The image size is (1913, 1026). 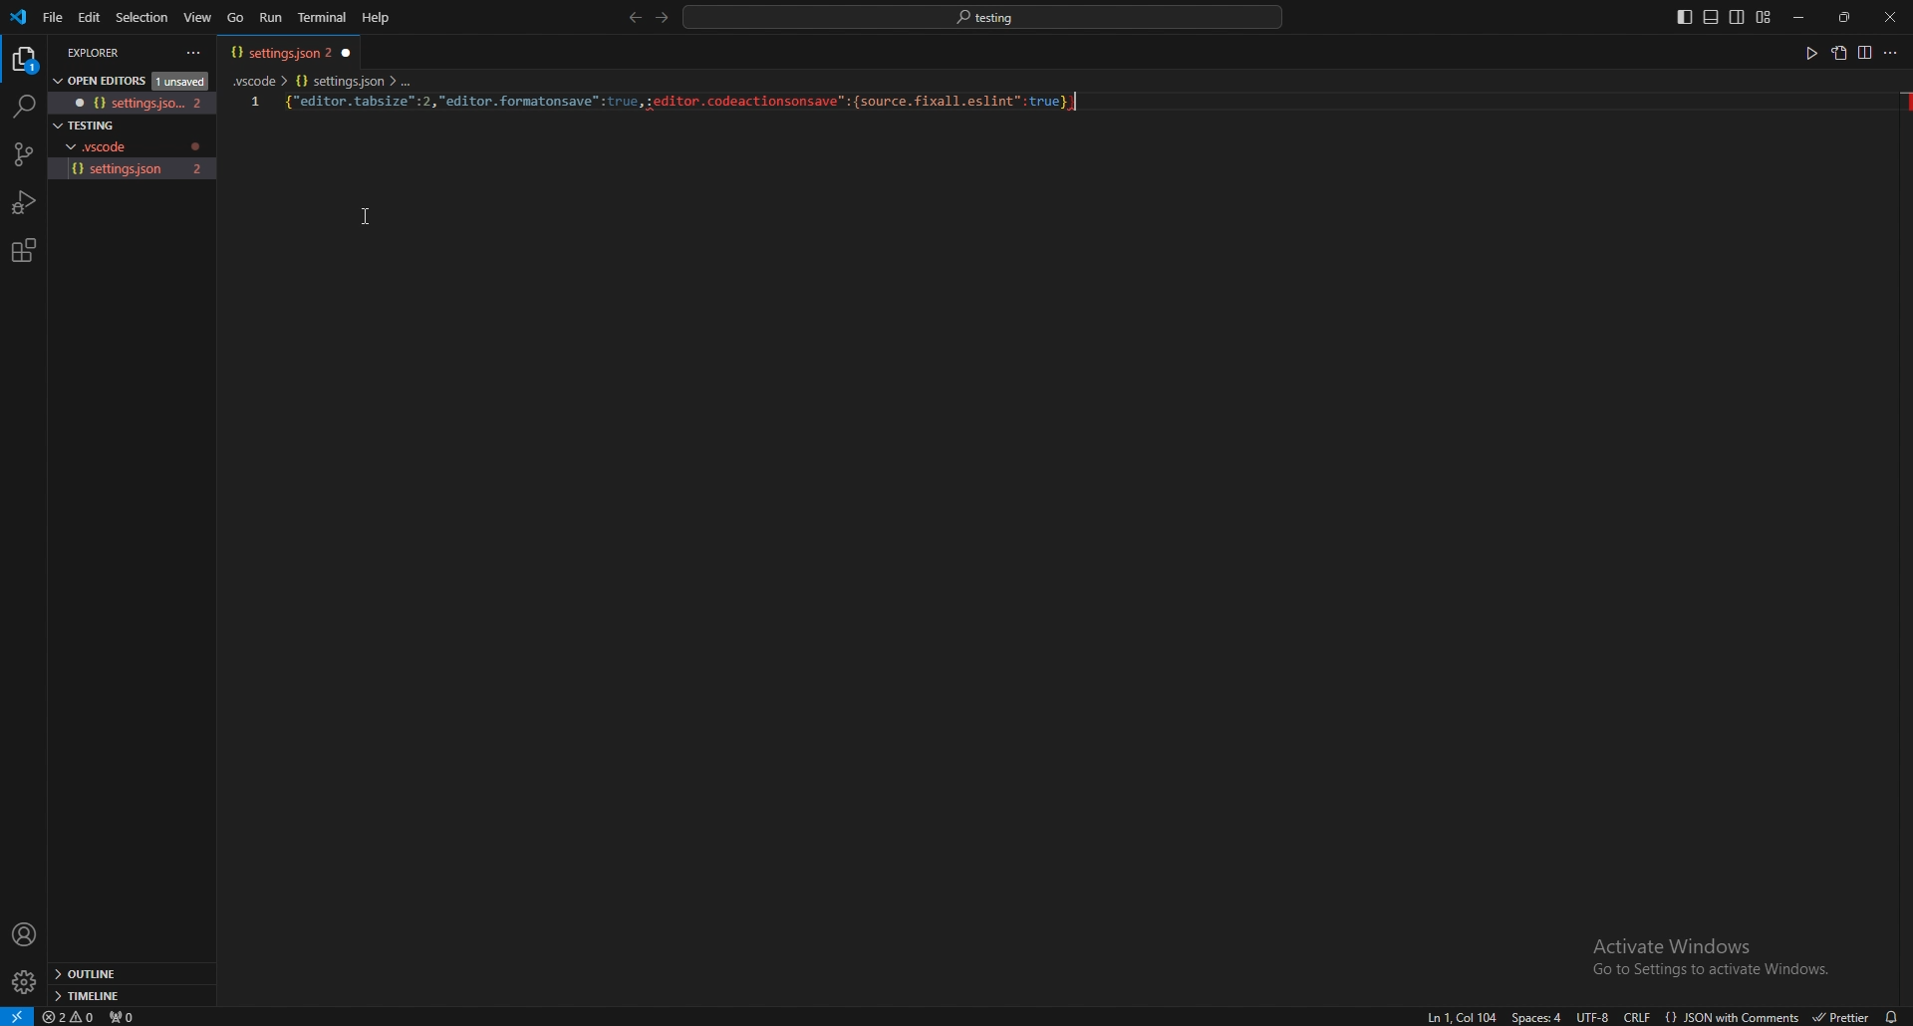 I want to click on run, so click(x=273, y=17).